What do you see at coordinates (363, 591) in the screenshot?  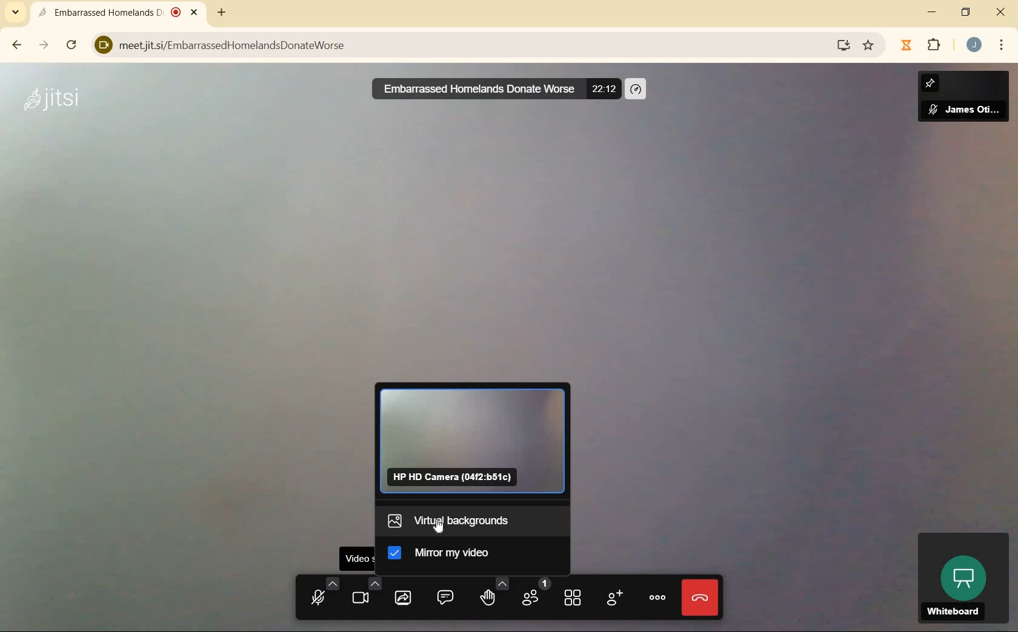 I see `video` at bounding box center [363, 591].